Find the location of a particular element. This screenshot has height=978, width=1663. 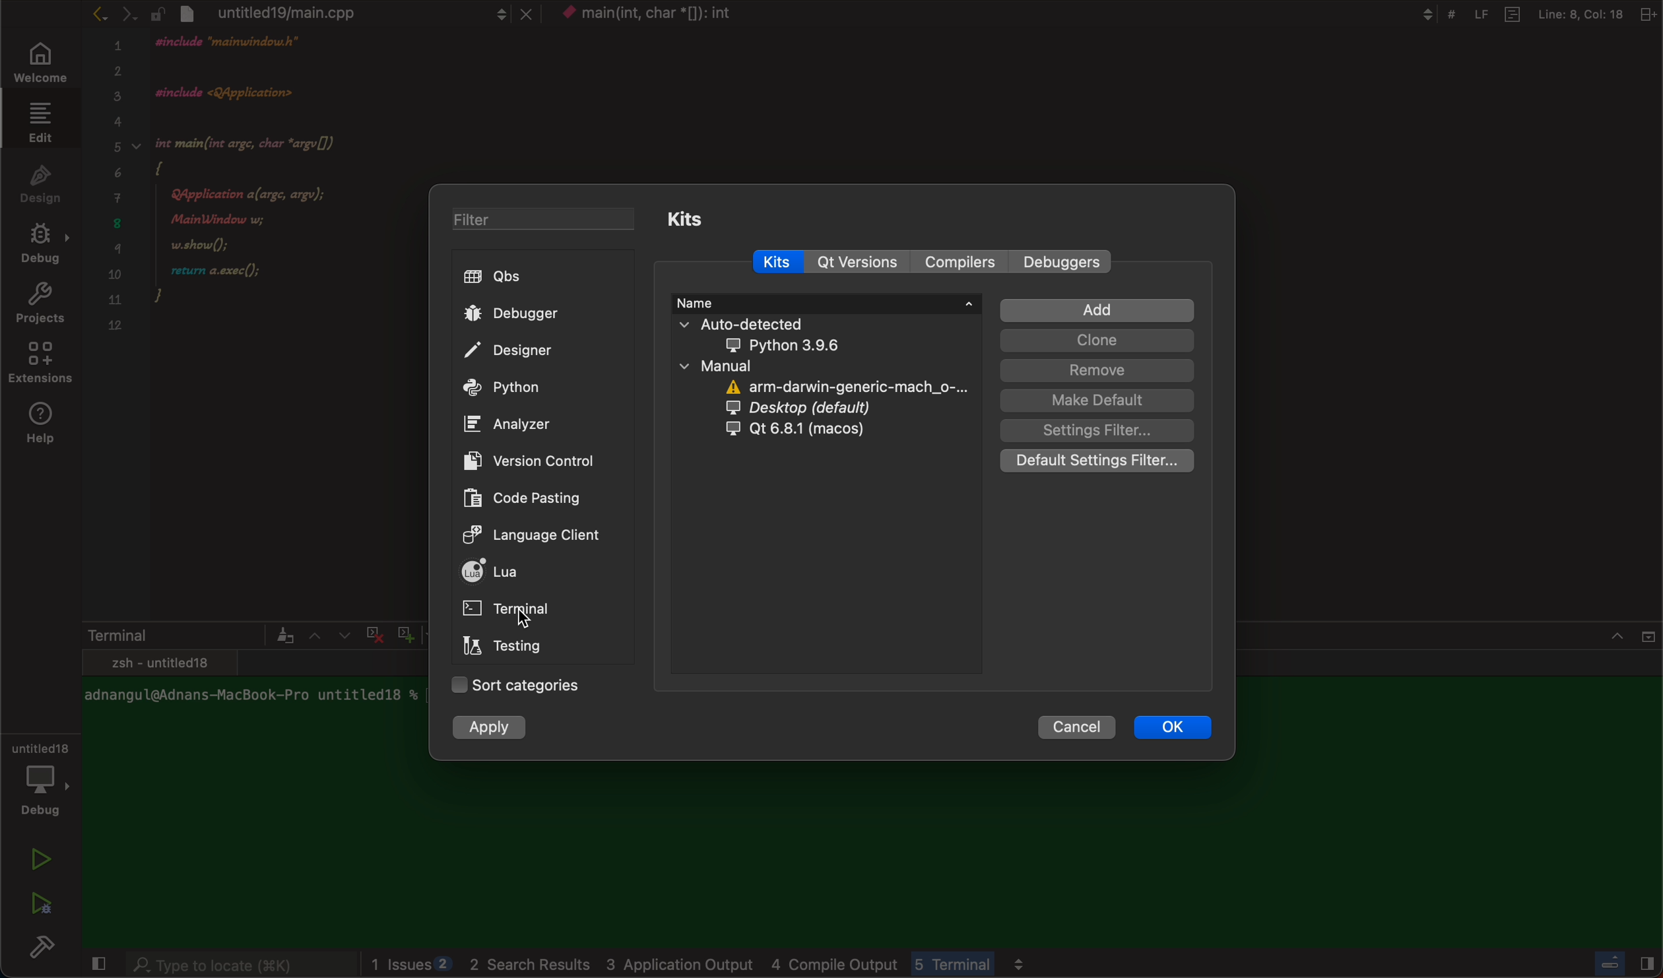

run and debug is located at coordinates (40, 903).